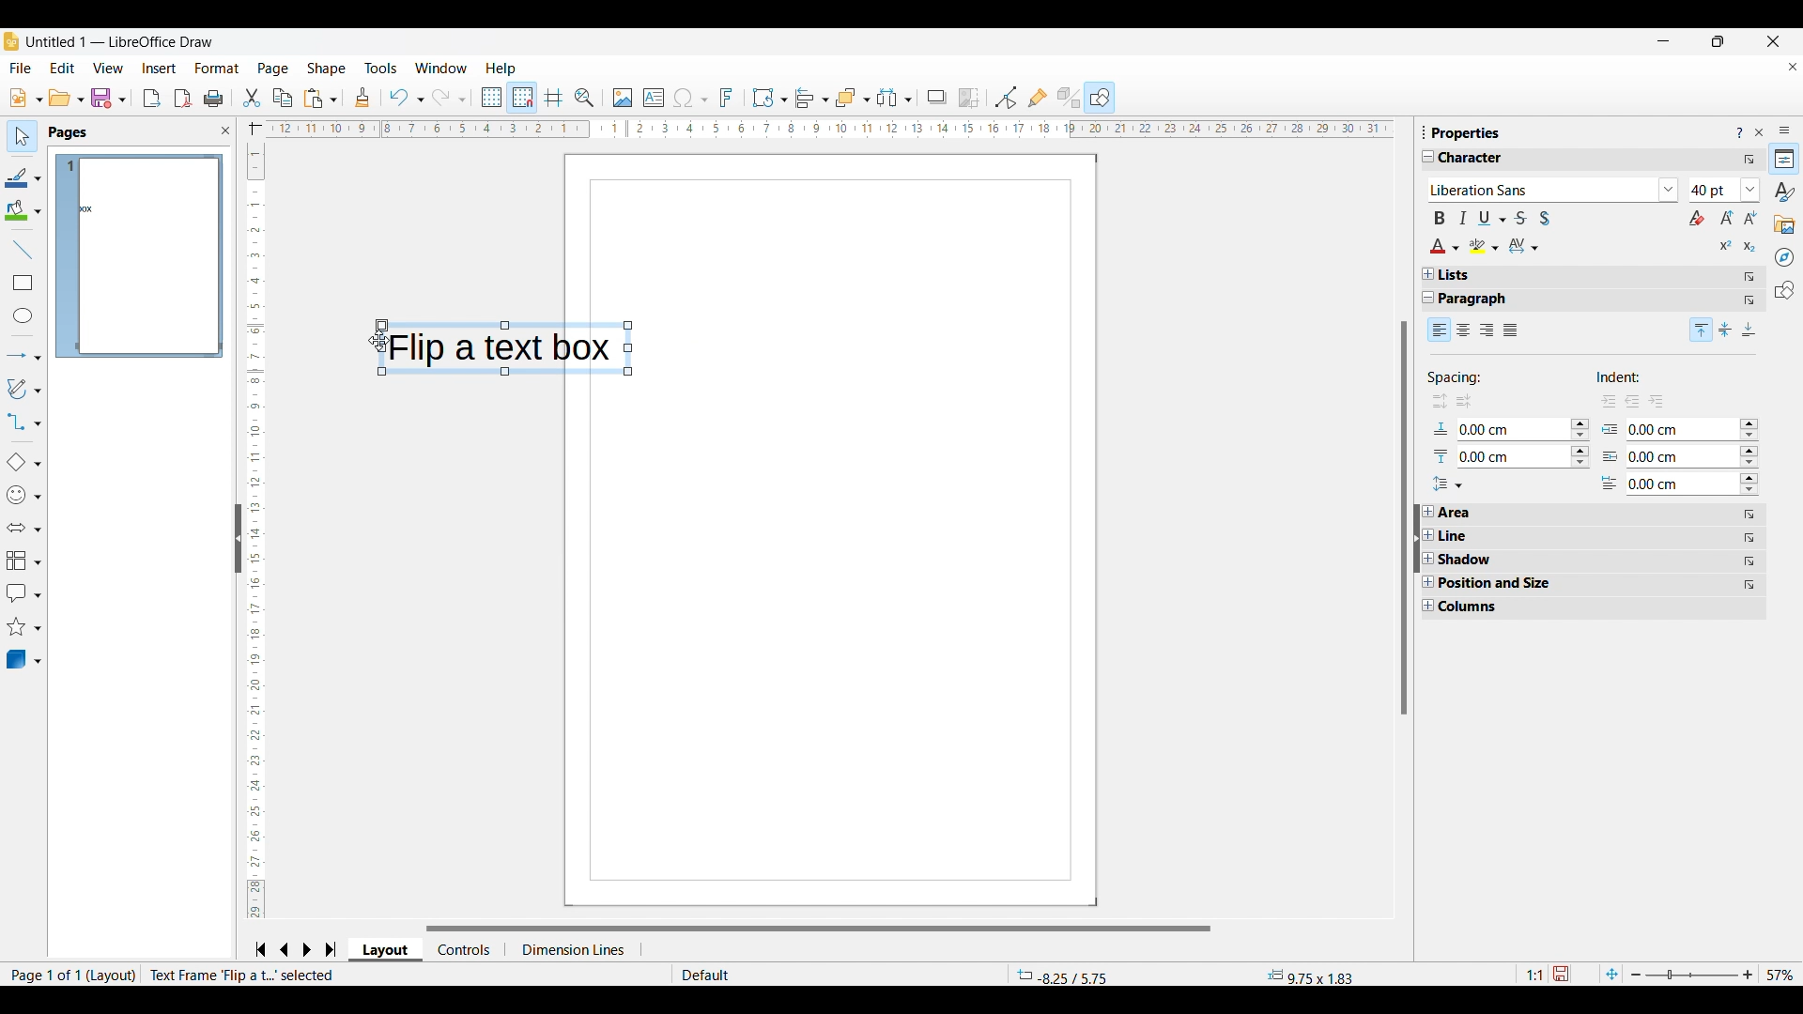 The height and width of the screenshot is (1014, 1803). Describe the element at coordinates (1064, 975) in the screenshot. I see `-8.25/5.75` at that location.